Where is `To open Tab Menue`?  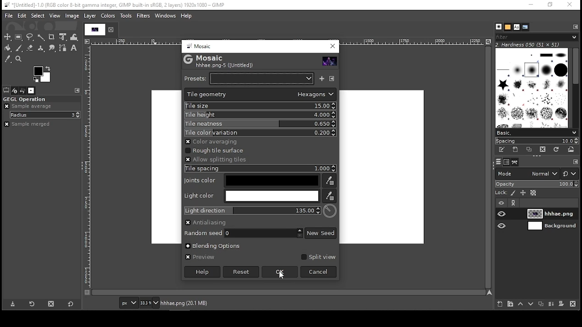 To open Tab Menue is located at coordinates (575, 27).